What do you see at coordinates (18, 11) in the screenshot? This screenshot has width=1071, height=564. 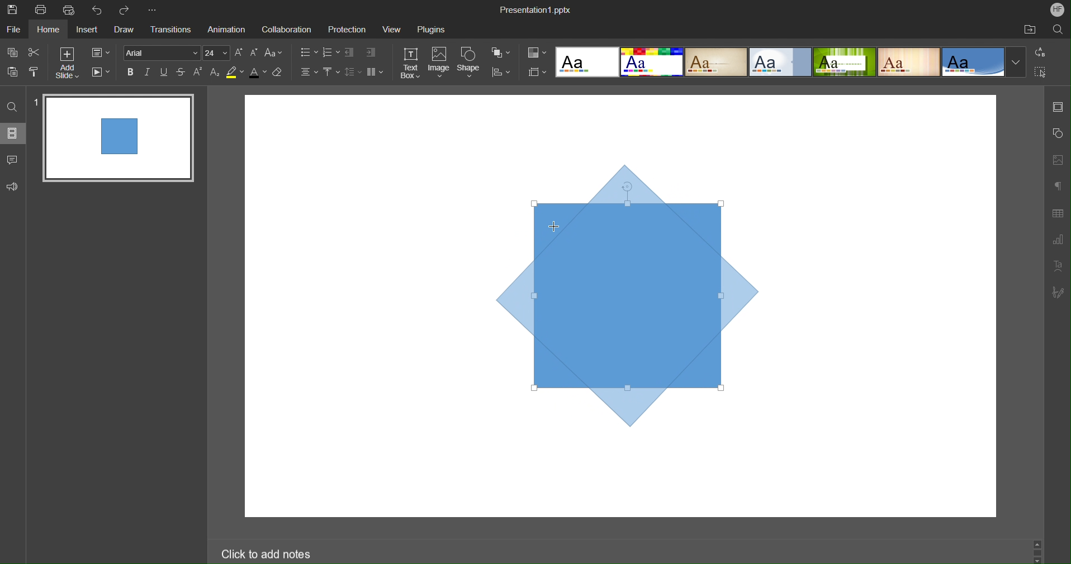 I see `Save` at bounding box center [18, 11].